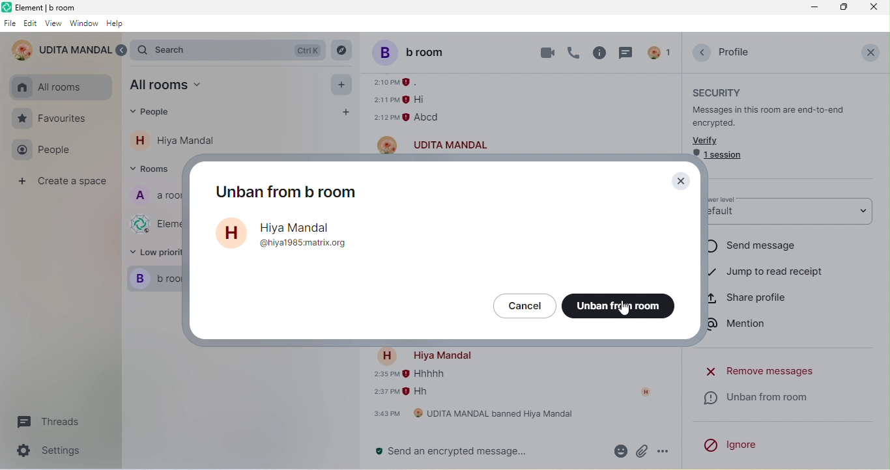 This screenshot has height=470, width=890. I want to click on settings, so click(55, 450).